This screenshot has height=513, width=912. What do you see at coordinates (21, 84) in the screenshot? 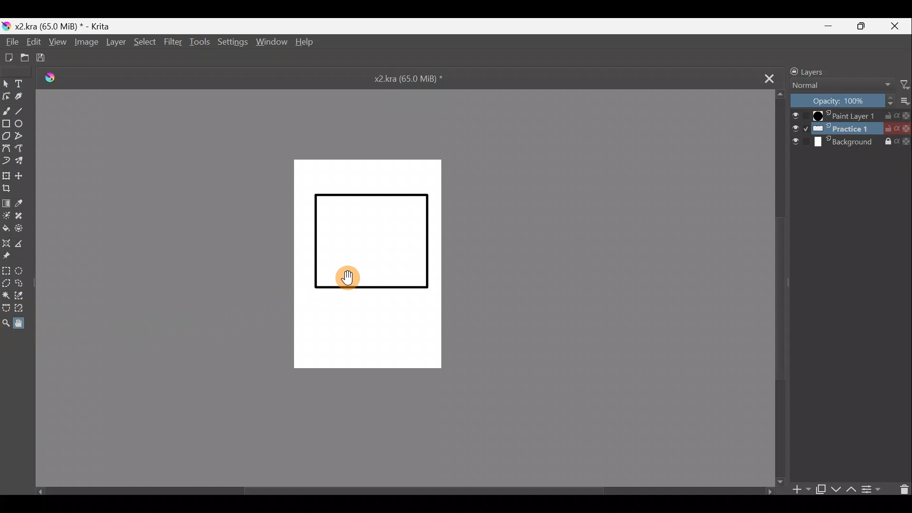
I see `Text tool` at bounding box center [21, 84].